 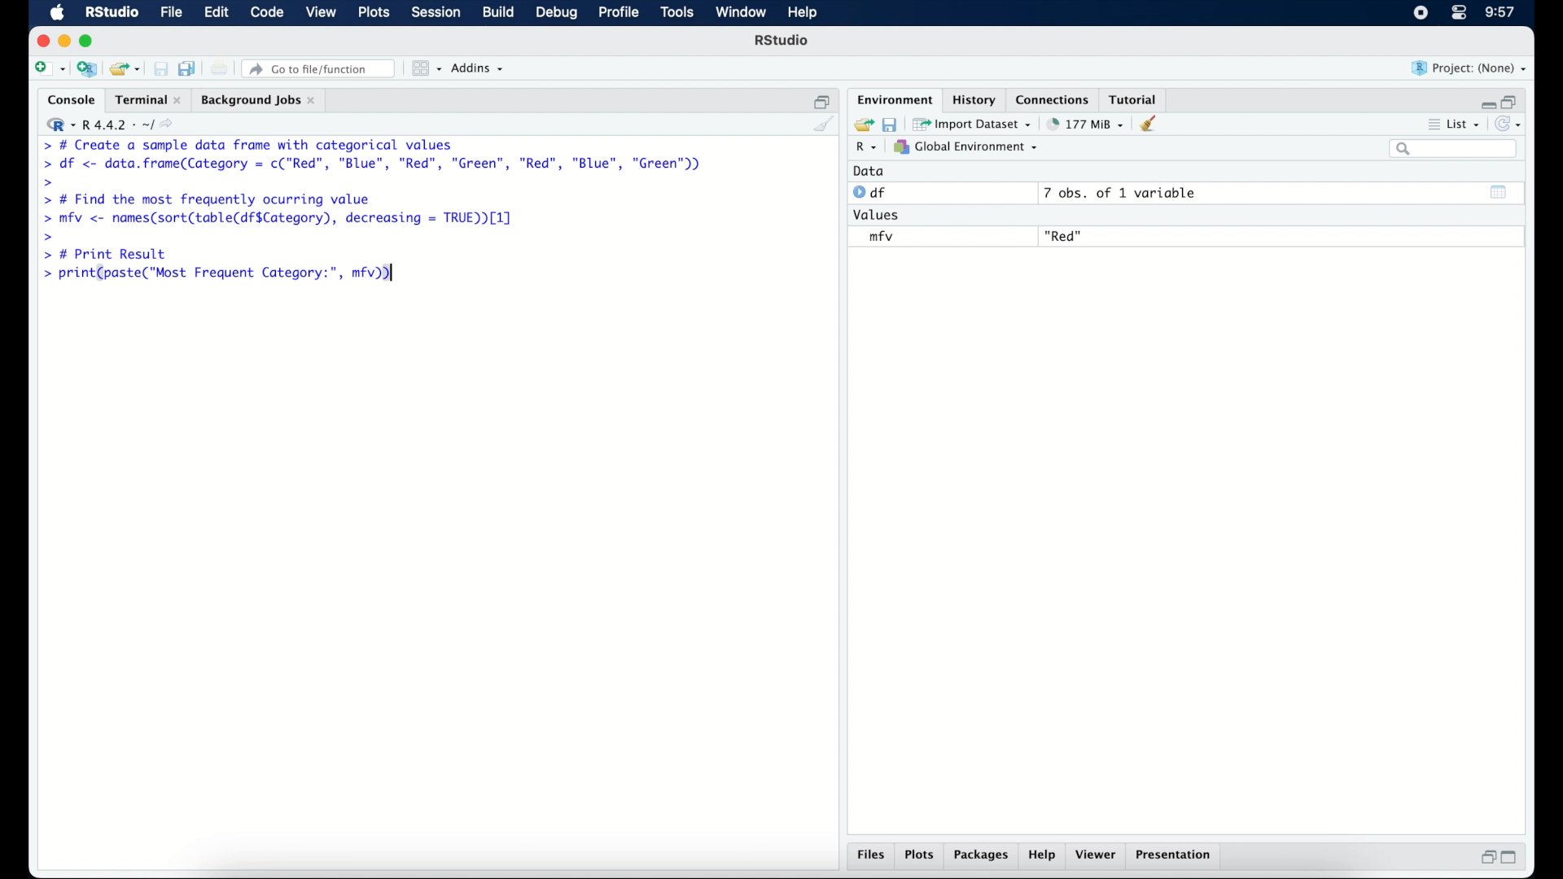 I want to click on search bar, so click(x=1455, y=151).